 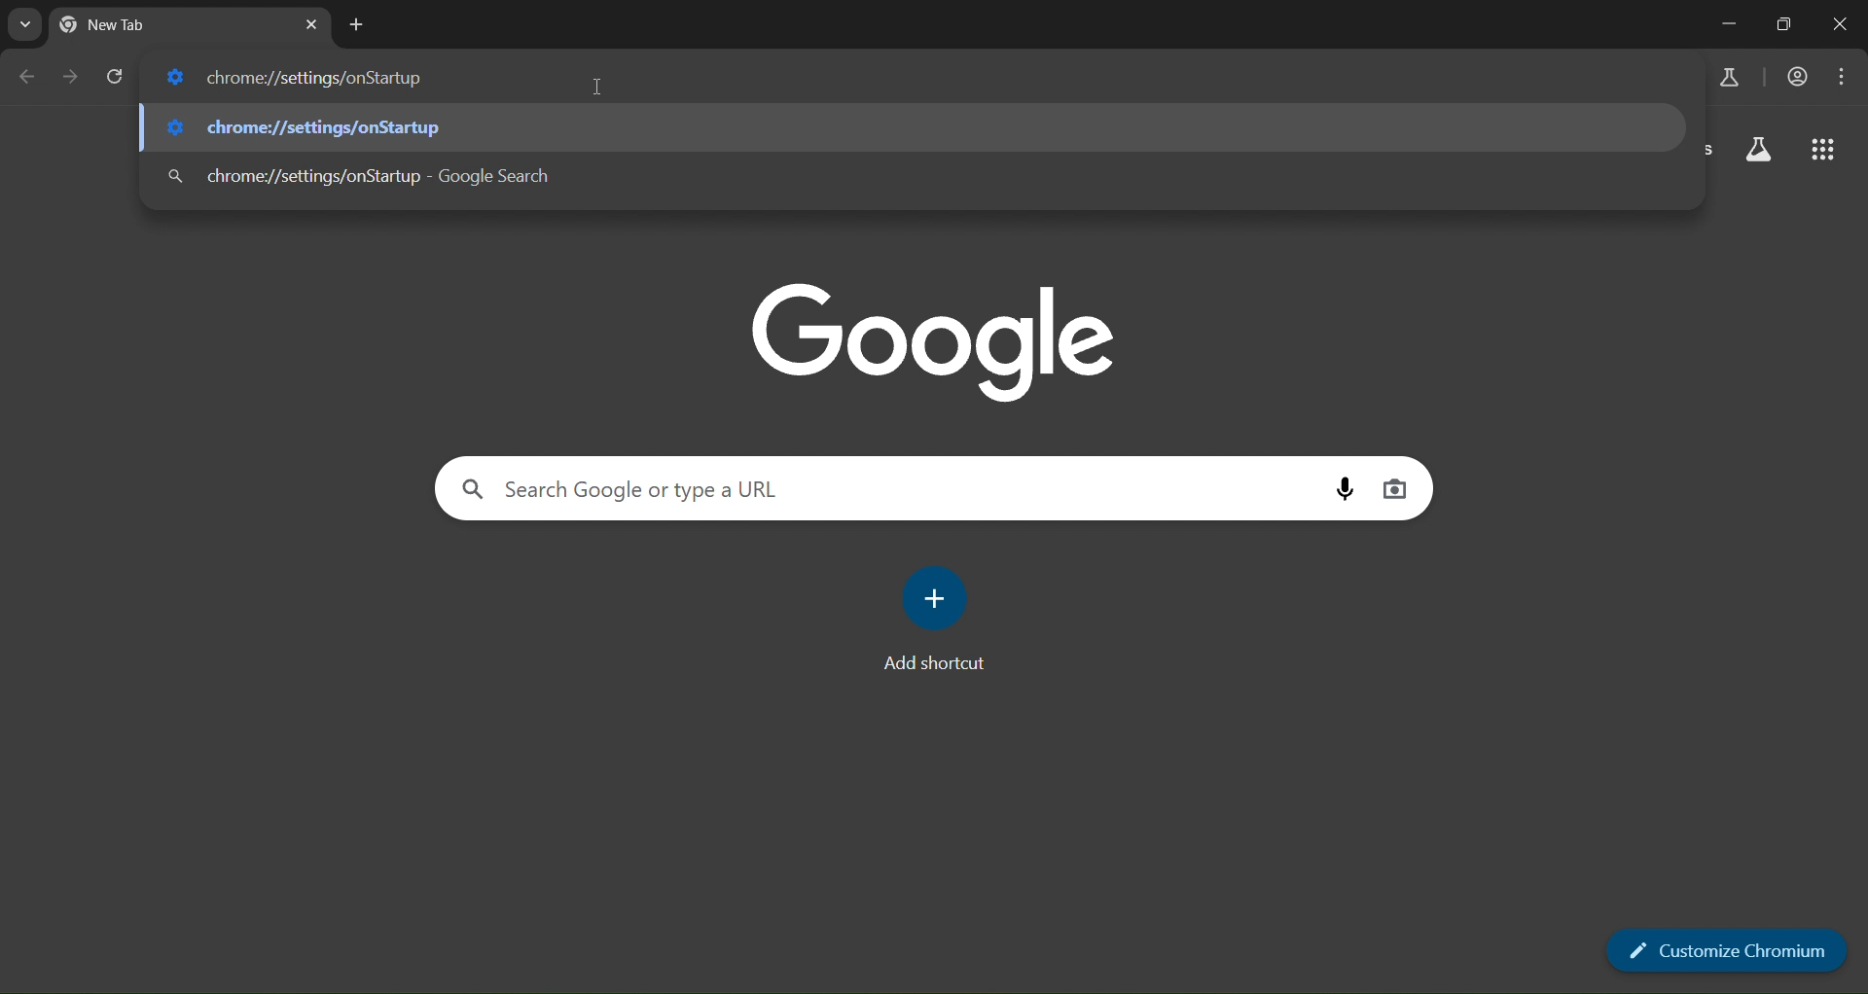 What do you see at coordinates (361, 171) in the screenshot?
I see `chrome://settings/onStartup ` at bounding box center [361, 171].